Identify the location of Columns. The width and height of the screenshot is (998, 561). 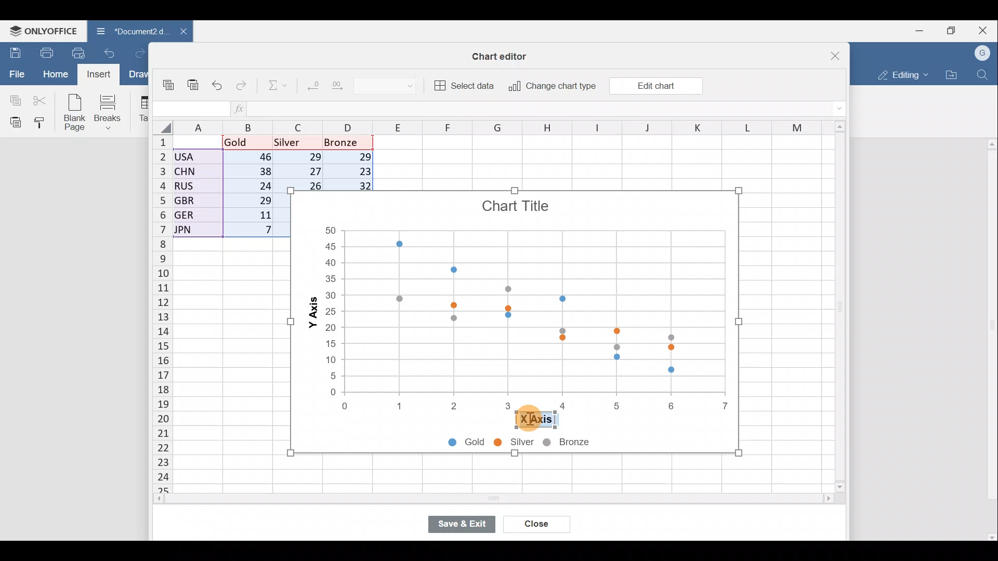
(498, 126).